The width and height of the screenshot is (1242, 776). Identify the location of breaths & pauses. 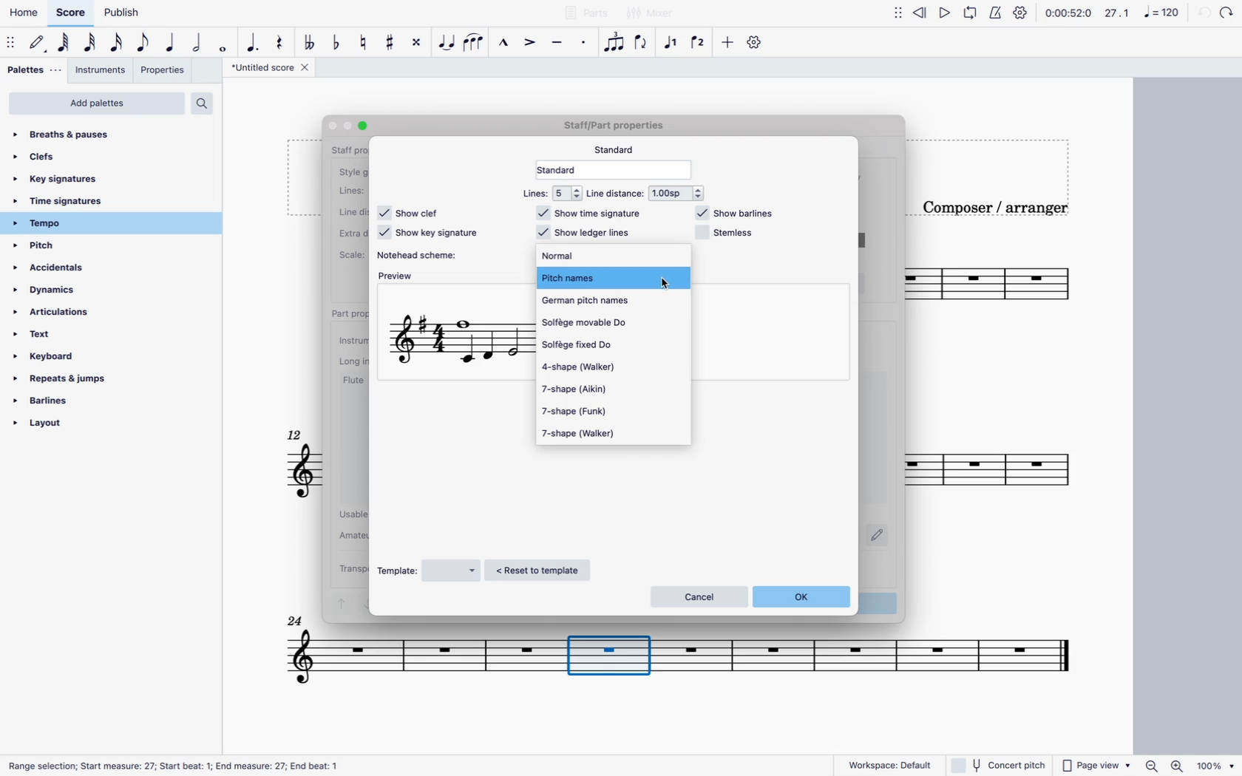
(65, 135).